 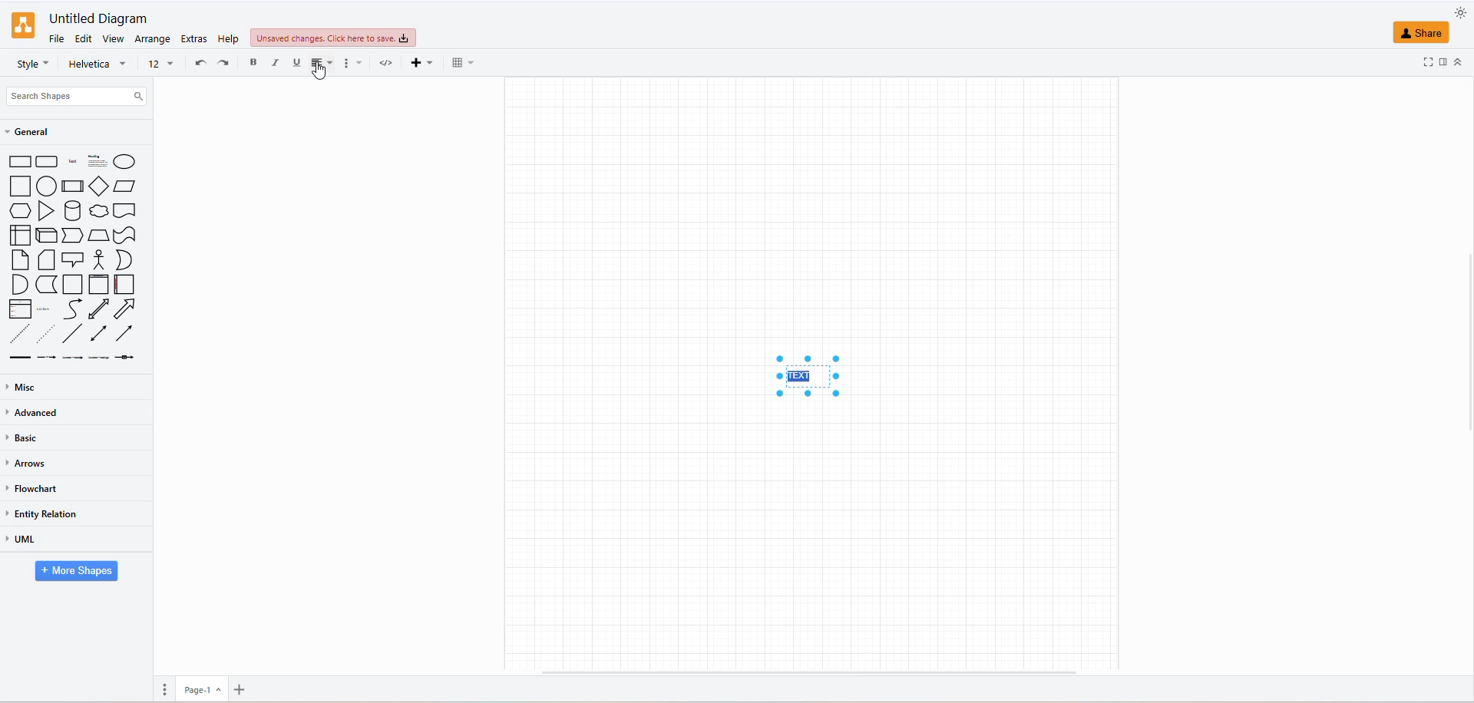 What do you see at coordinates (319, 72) in the screenshot?
I see `cursor` at bounding box center [319, 72].